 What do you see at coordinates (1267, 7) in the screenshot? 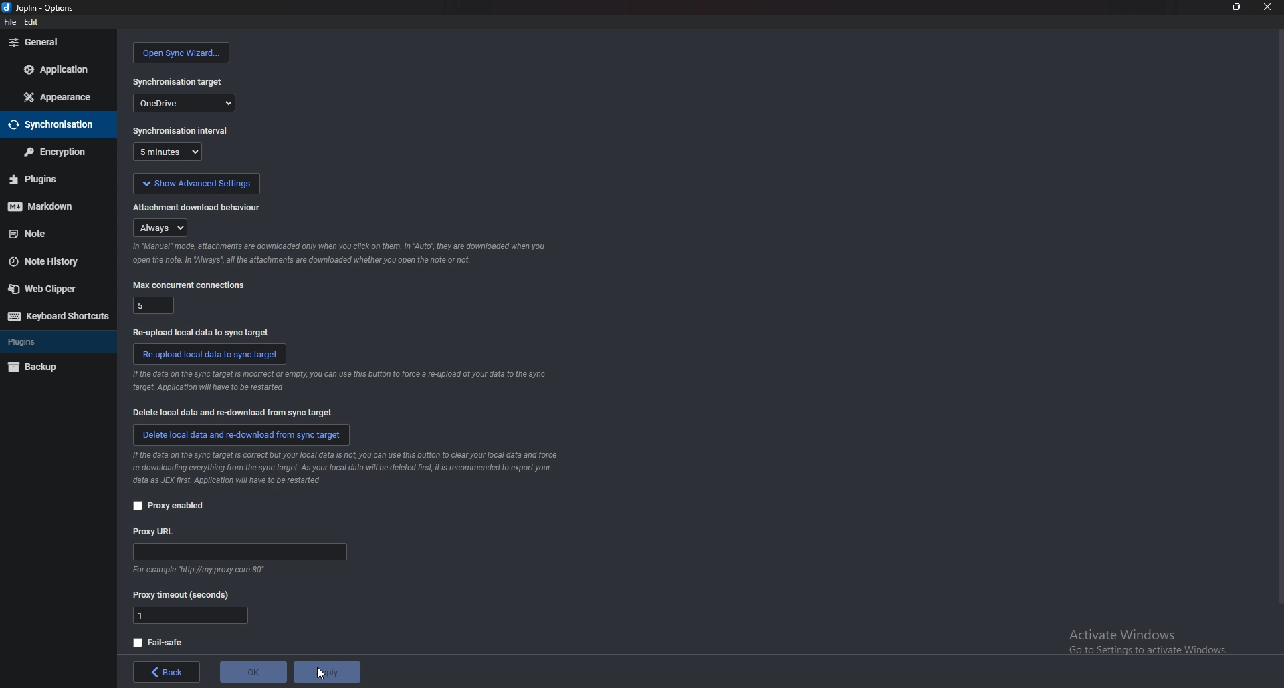
I see `close` at bounding box center [1267, 7].